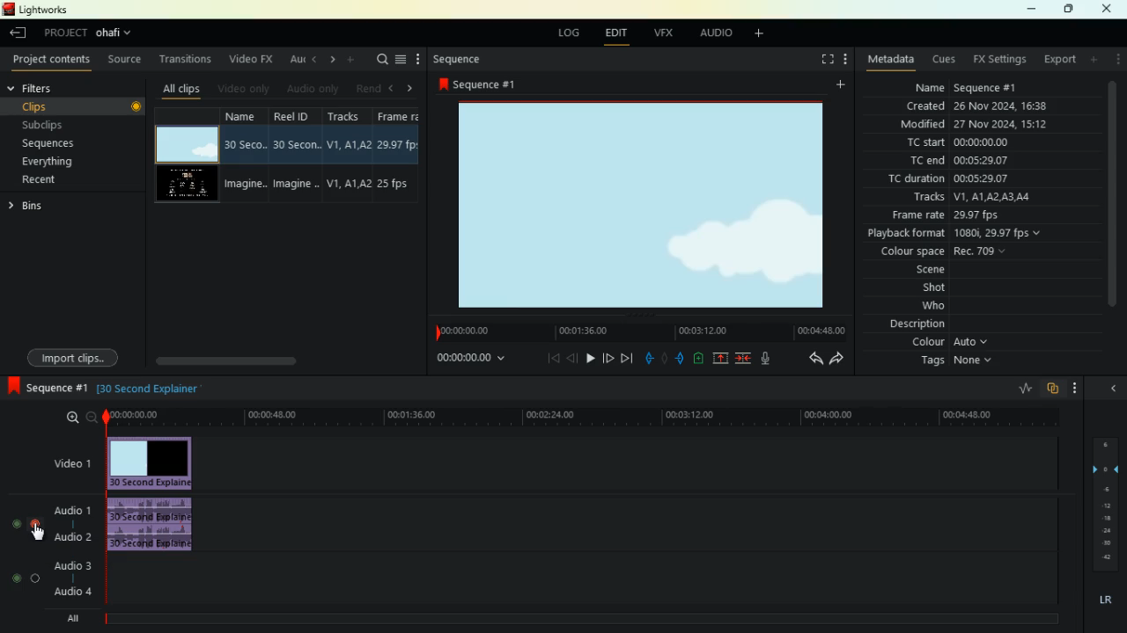 This screenshot has width=1127, height=633. I want to click on image, so click(633, 205).